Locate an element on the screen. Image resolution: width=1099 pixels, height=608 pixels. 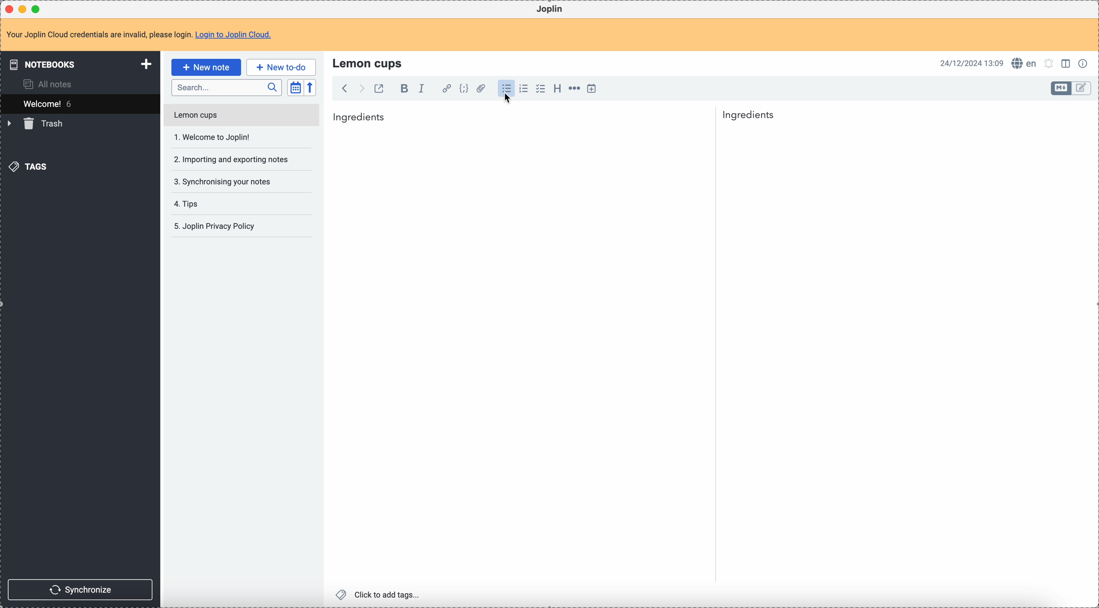
foward is located at coordinates (361, 89).